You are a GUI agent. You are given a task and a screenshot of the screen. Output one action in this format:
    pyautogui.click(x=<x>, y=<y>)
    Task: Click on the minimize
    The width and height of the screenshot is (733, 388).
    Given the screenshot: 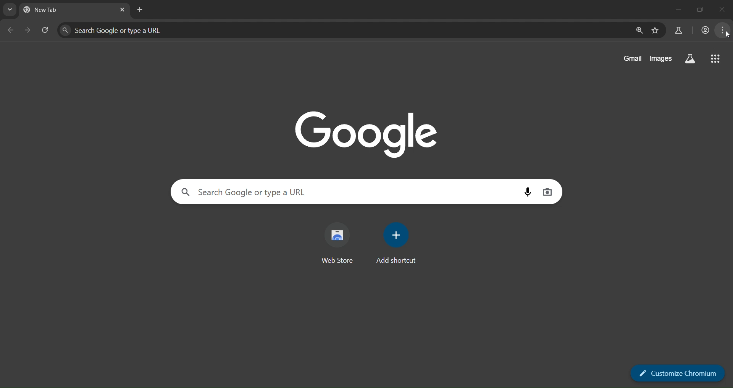 What is the action you would take?
    pyautogui.click(x=671, y=11)
    